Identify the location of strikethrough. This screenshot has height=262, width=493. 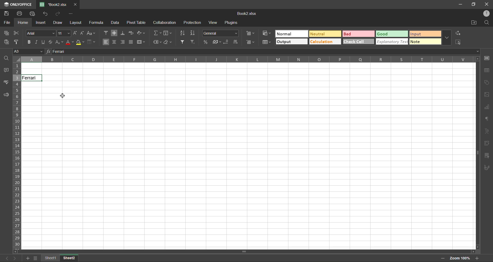
(51, 42).